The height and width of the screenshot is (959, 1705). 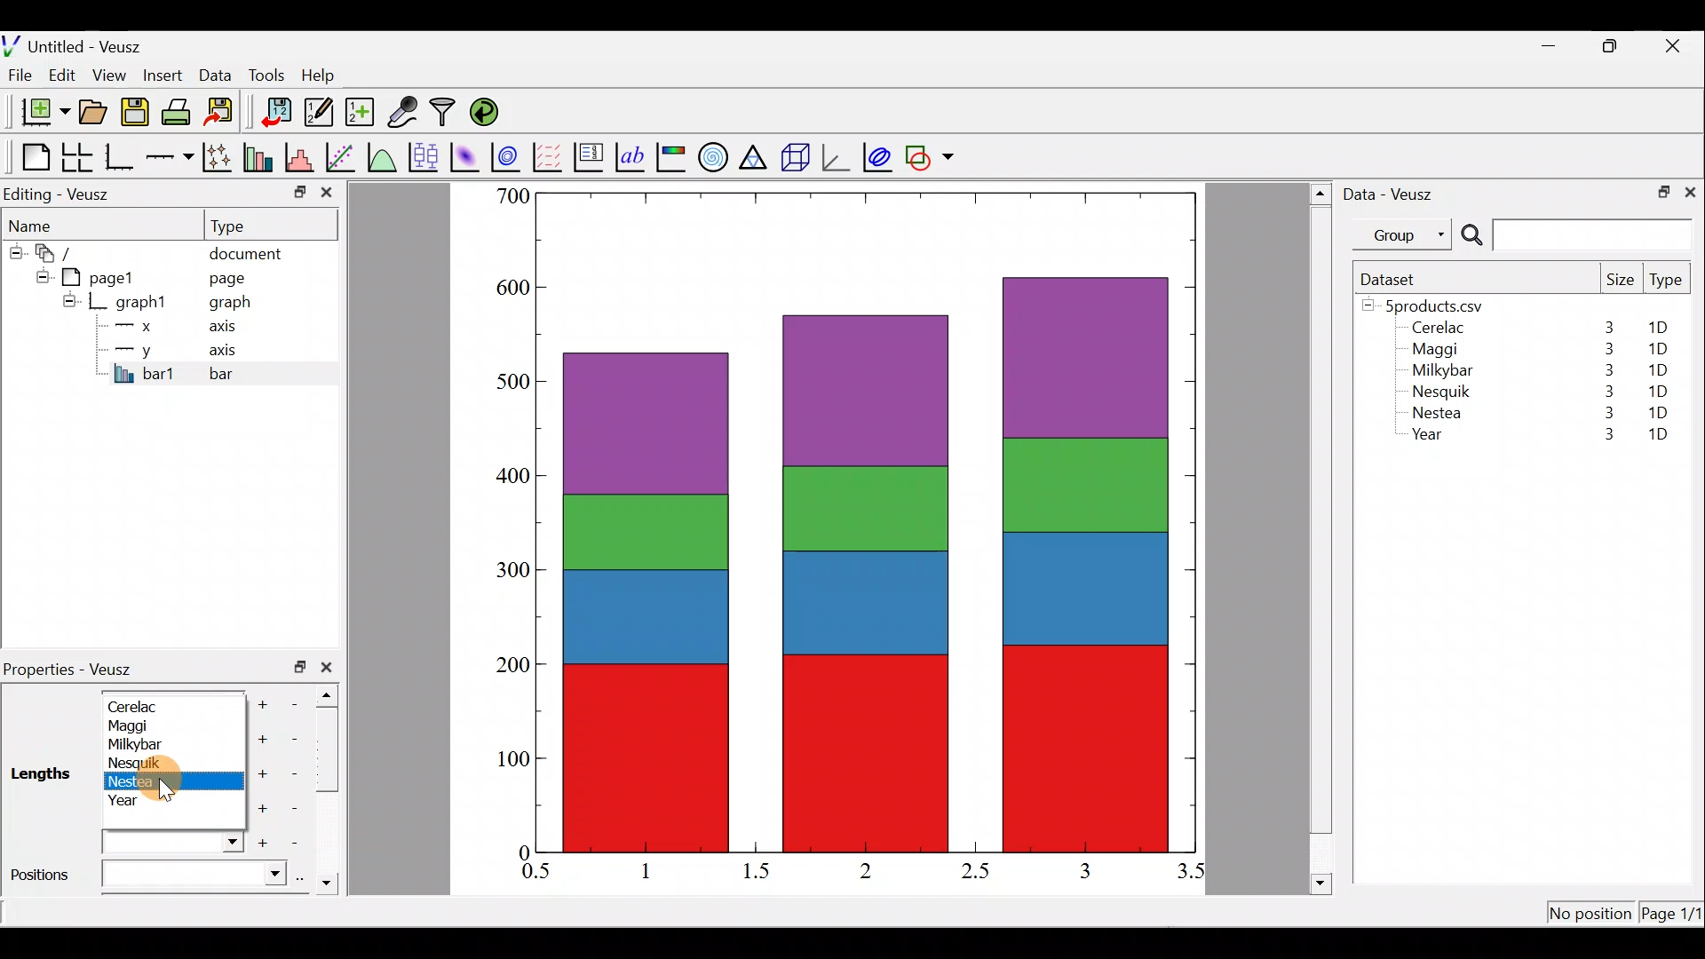 What do you see at coordinates (836, 155) in the screenshot?
I see `3d graph` at bounding box center [836, 155].